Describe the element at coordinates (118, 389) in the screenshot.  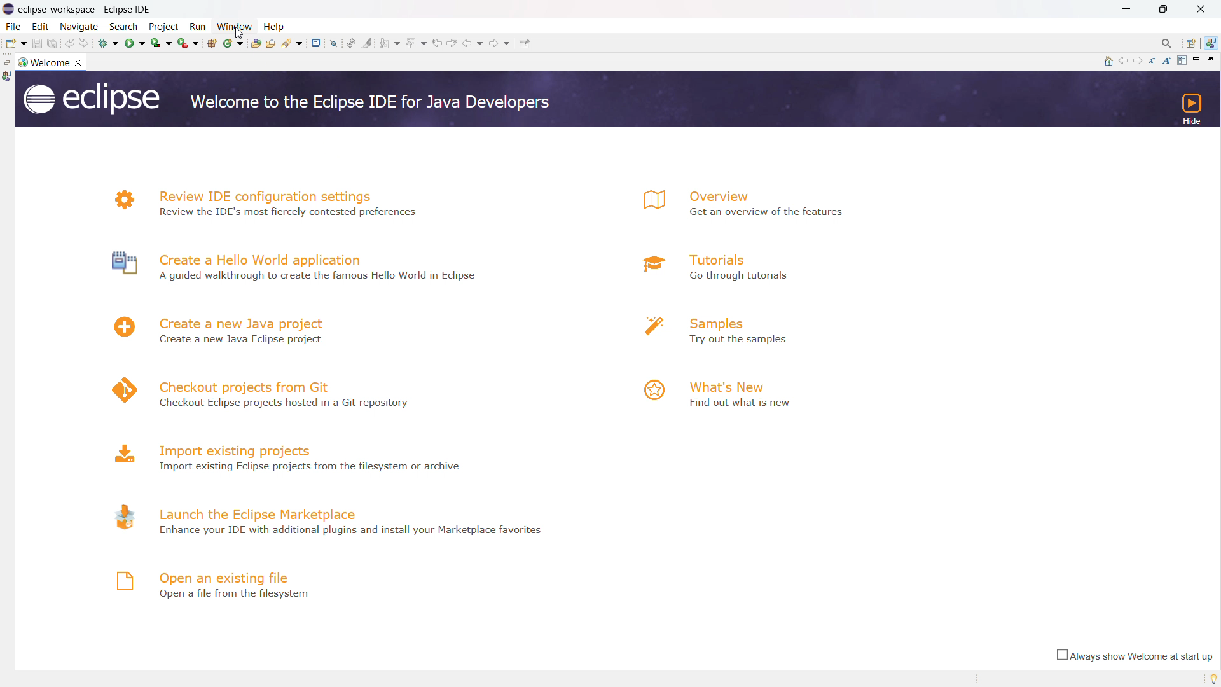
I see `logo` at that location.